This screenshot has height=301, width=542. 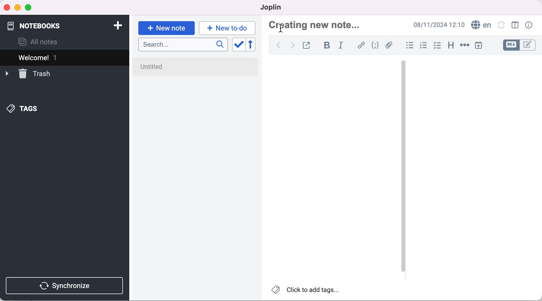 I want to click on maximize, so click(x=30, y=7).